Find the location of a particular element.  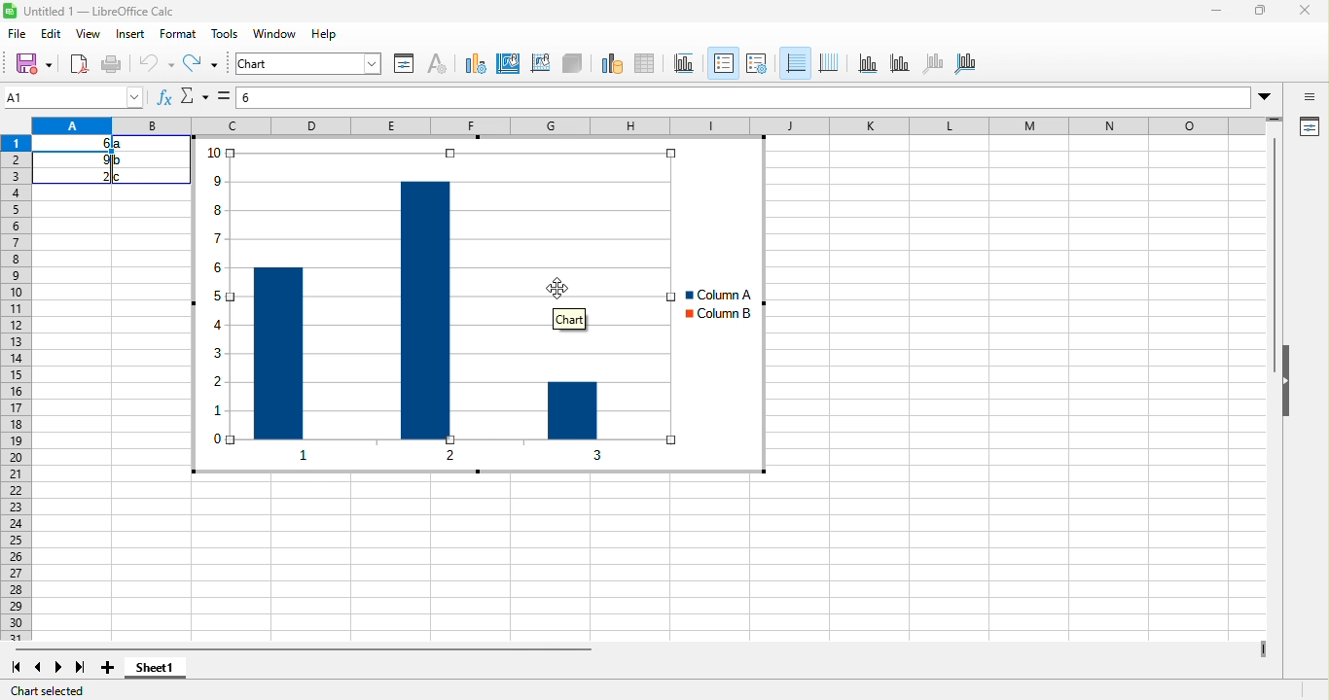

Z axis is located at coordinates (932, 63).